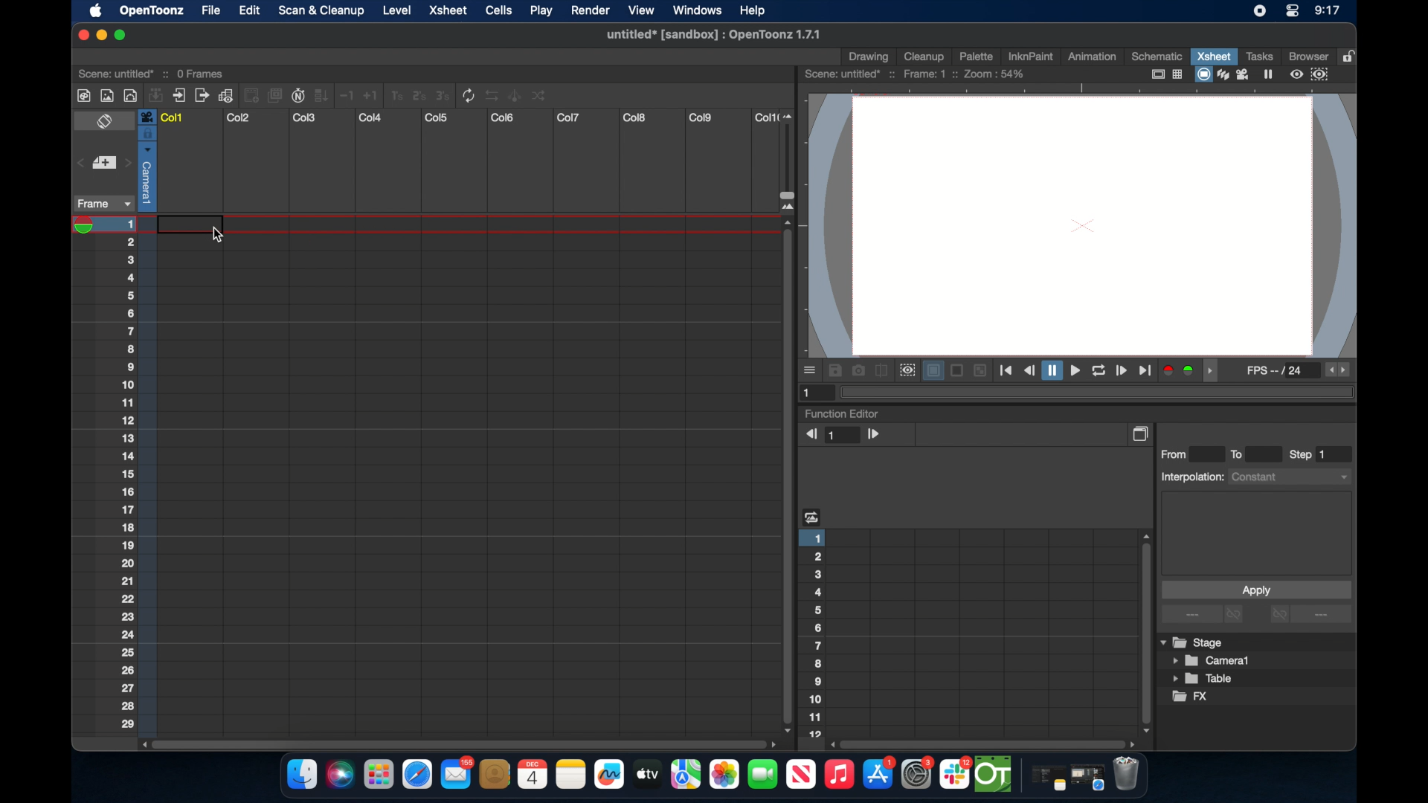  I want to click on animation, so click(1093, 57).